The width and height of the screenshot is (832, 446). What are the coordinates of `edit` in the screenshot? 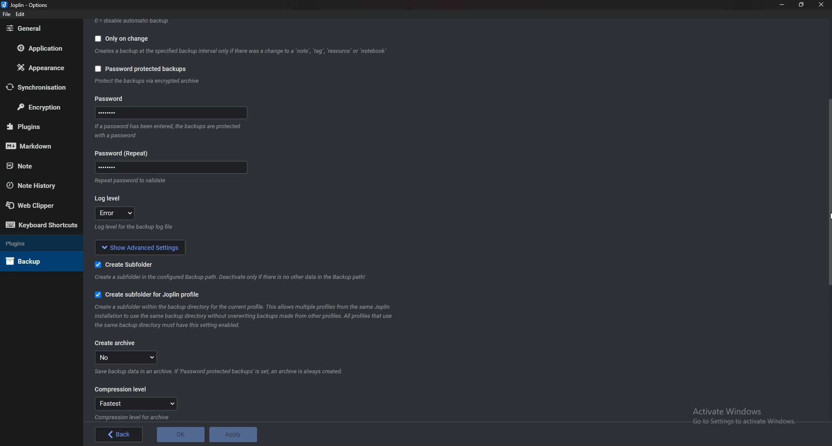 It's located at (21, 14).